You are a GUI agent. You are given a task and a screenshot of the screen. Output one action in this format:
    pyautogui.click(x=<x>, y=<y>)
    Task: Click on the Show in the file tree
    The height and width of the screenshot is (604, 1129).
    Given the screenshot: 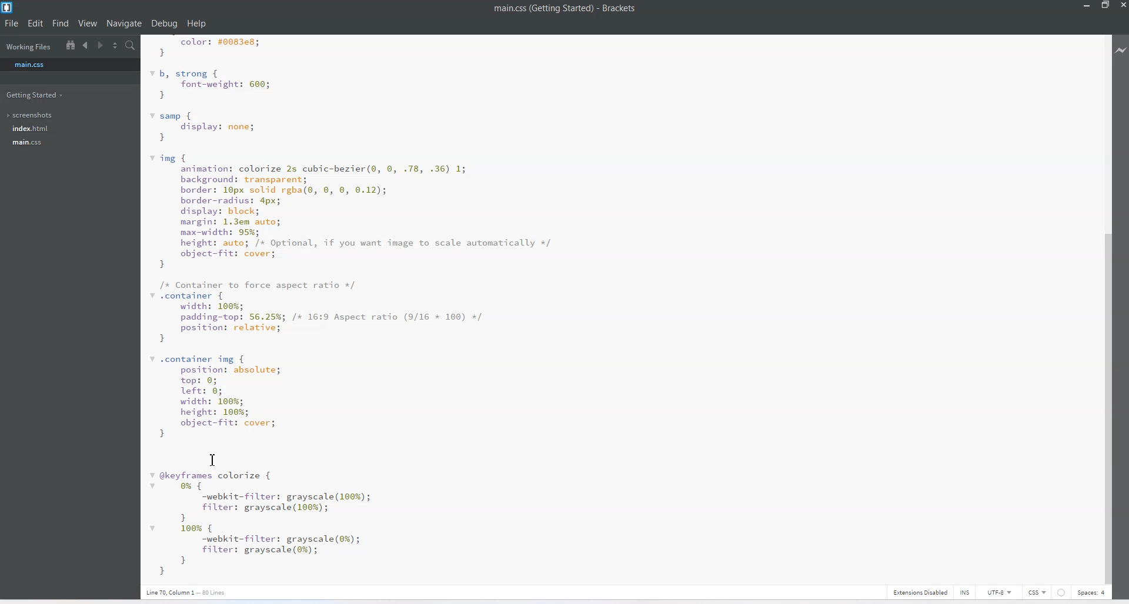 What is the action you would take?
    pyautogui.click(x=71, y=45)
    